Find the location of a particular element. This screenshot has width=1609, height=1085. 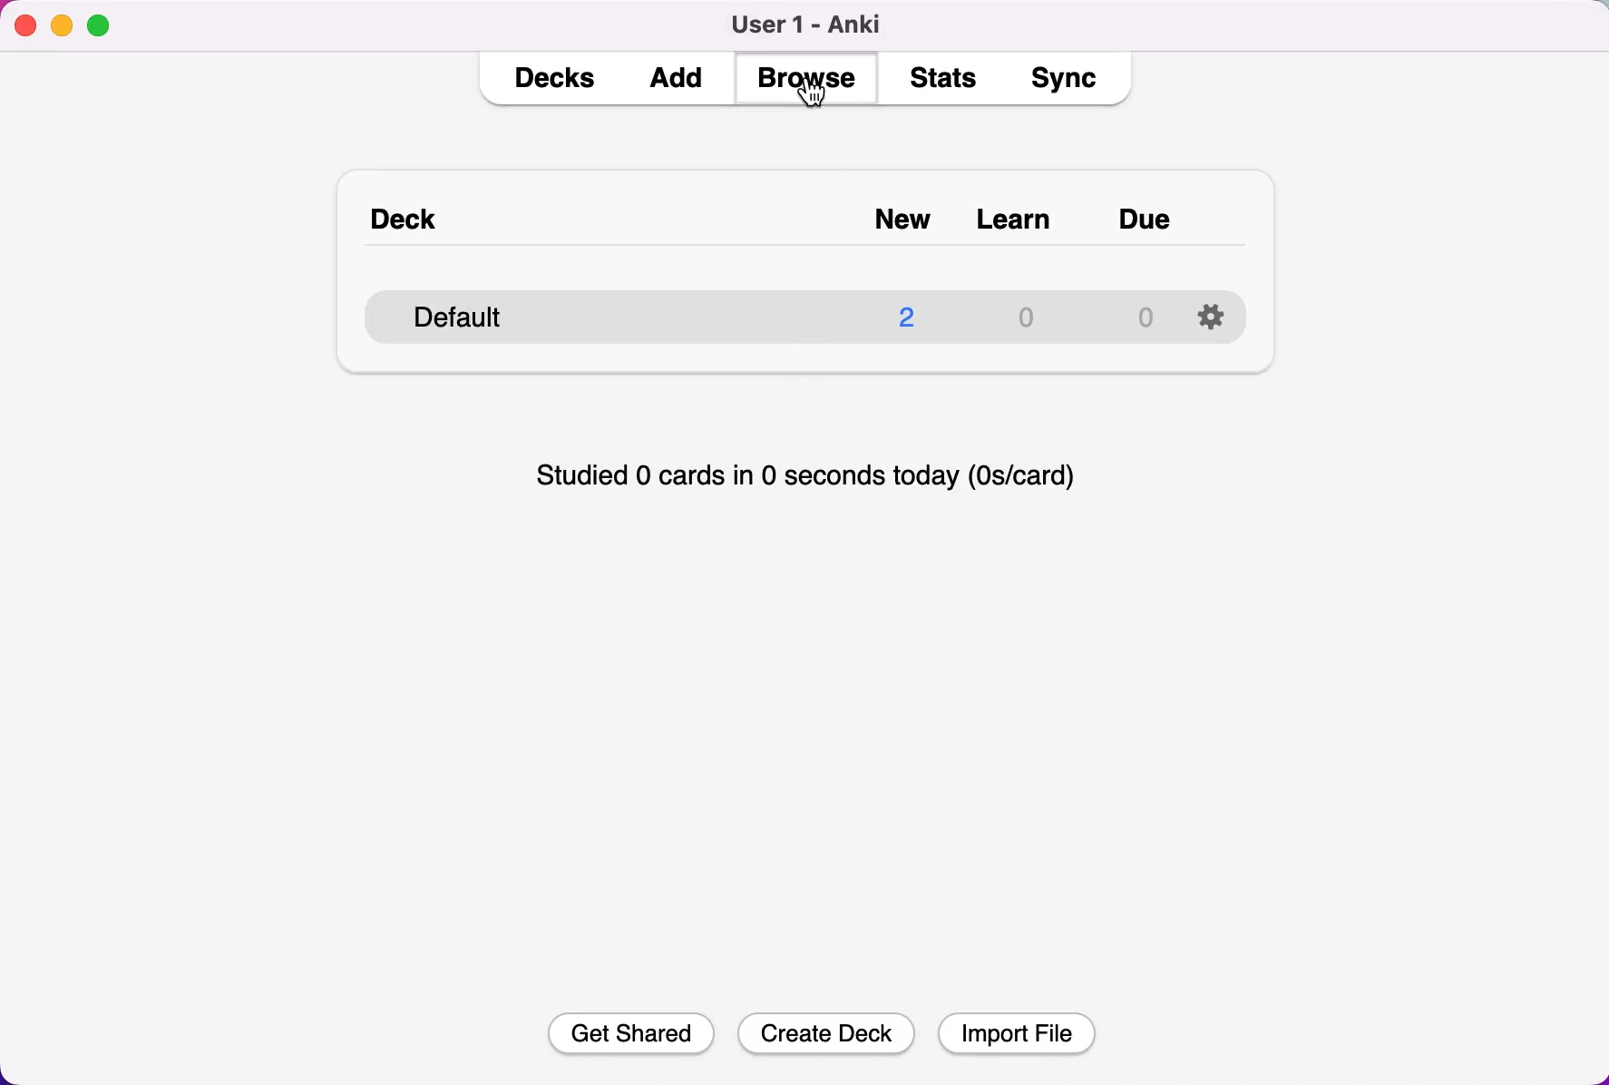

new is located at coordinates (906, 222).